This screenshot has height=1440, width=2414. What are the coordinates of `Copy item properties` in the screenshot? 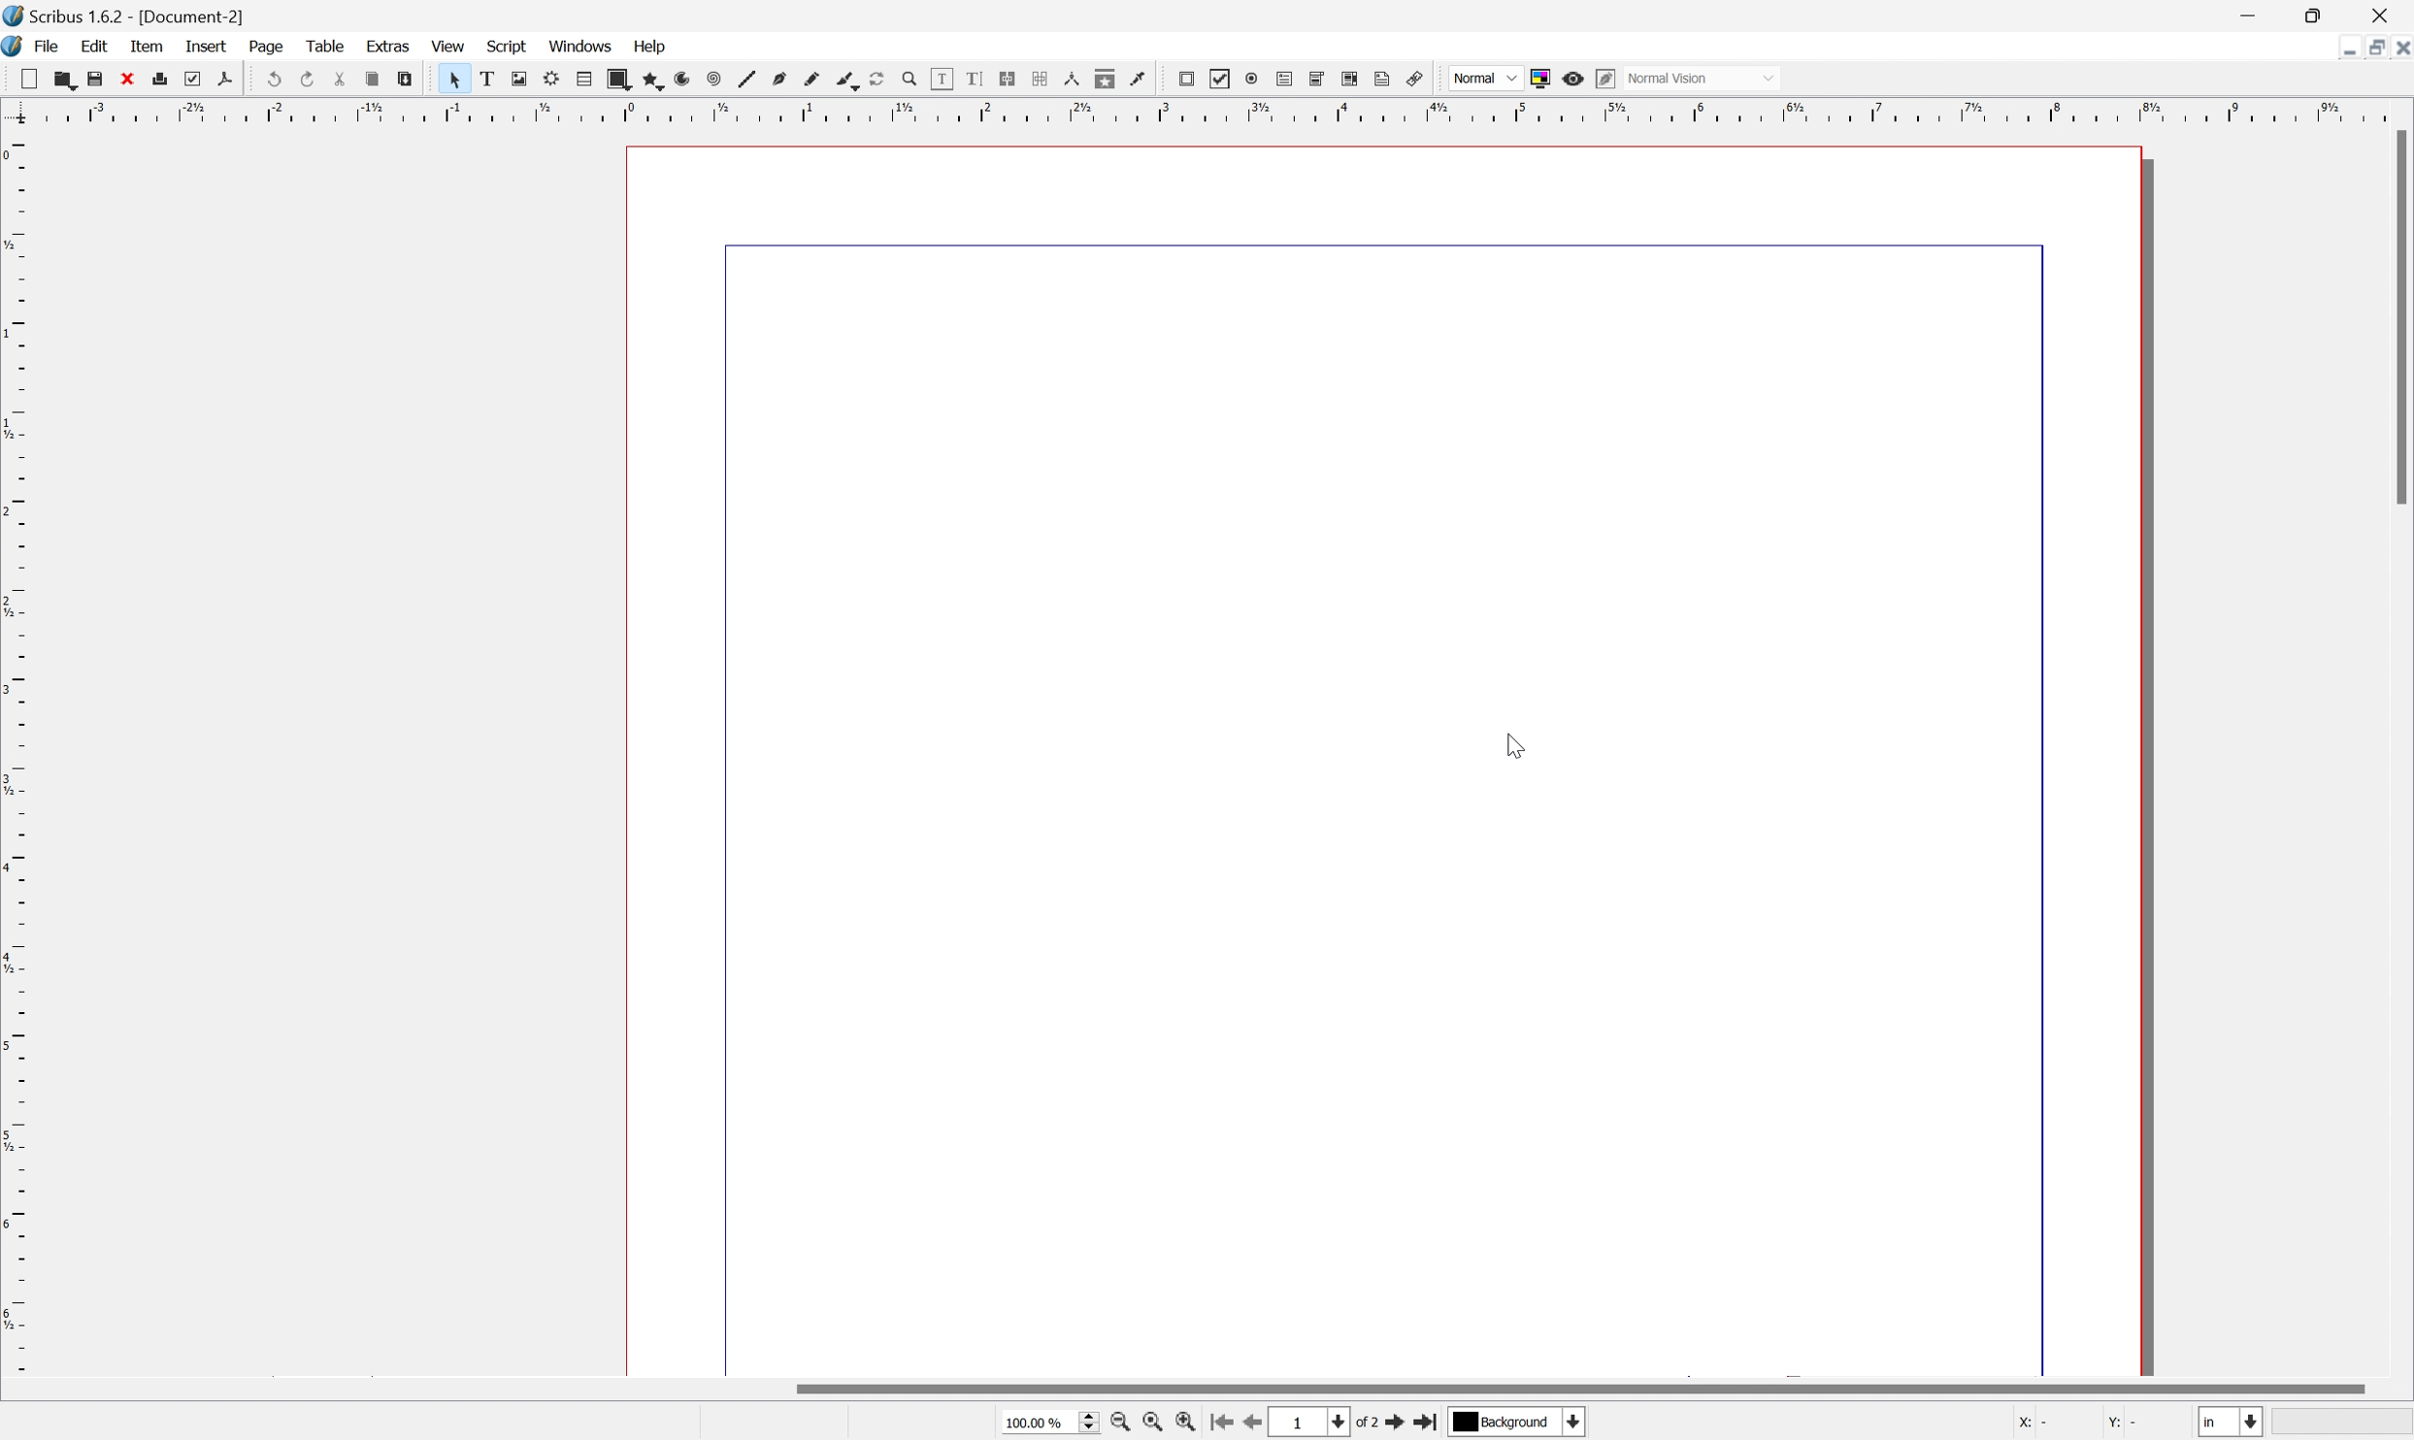 It's located at (1107, 79).